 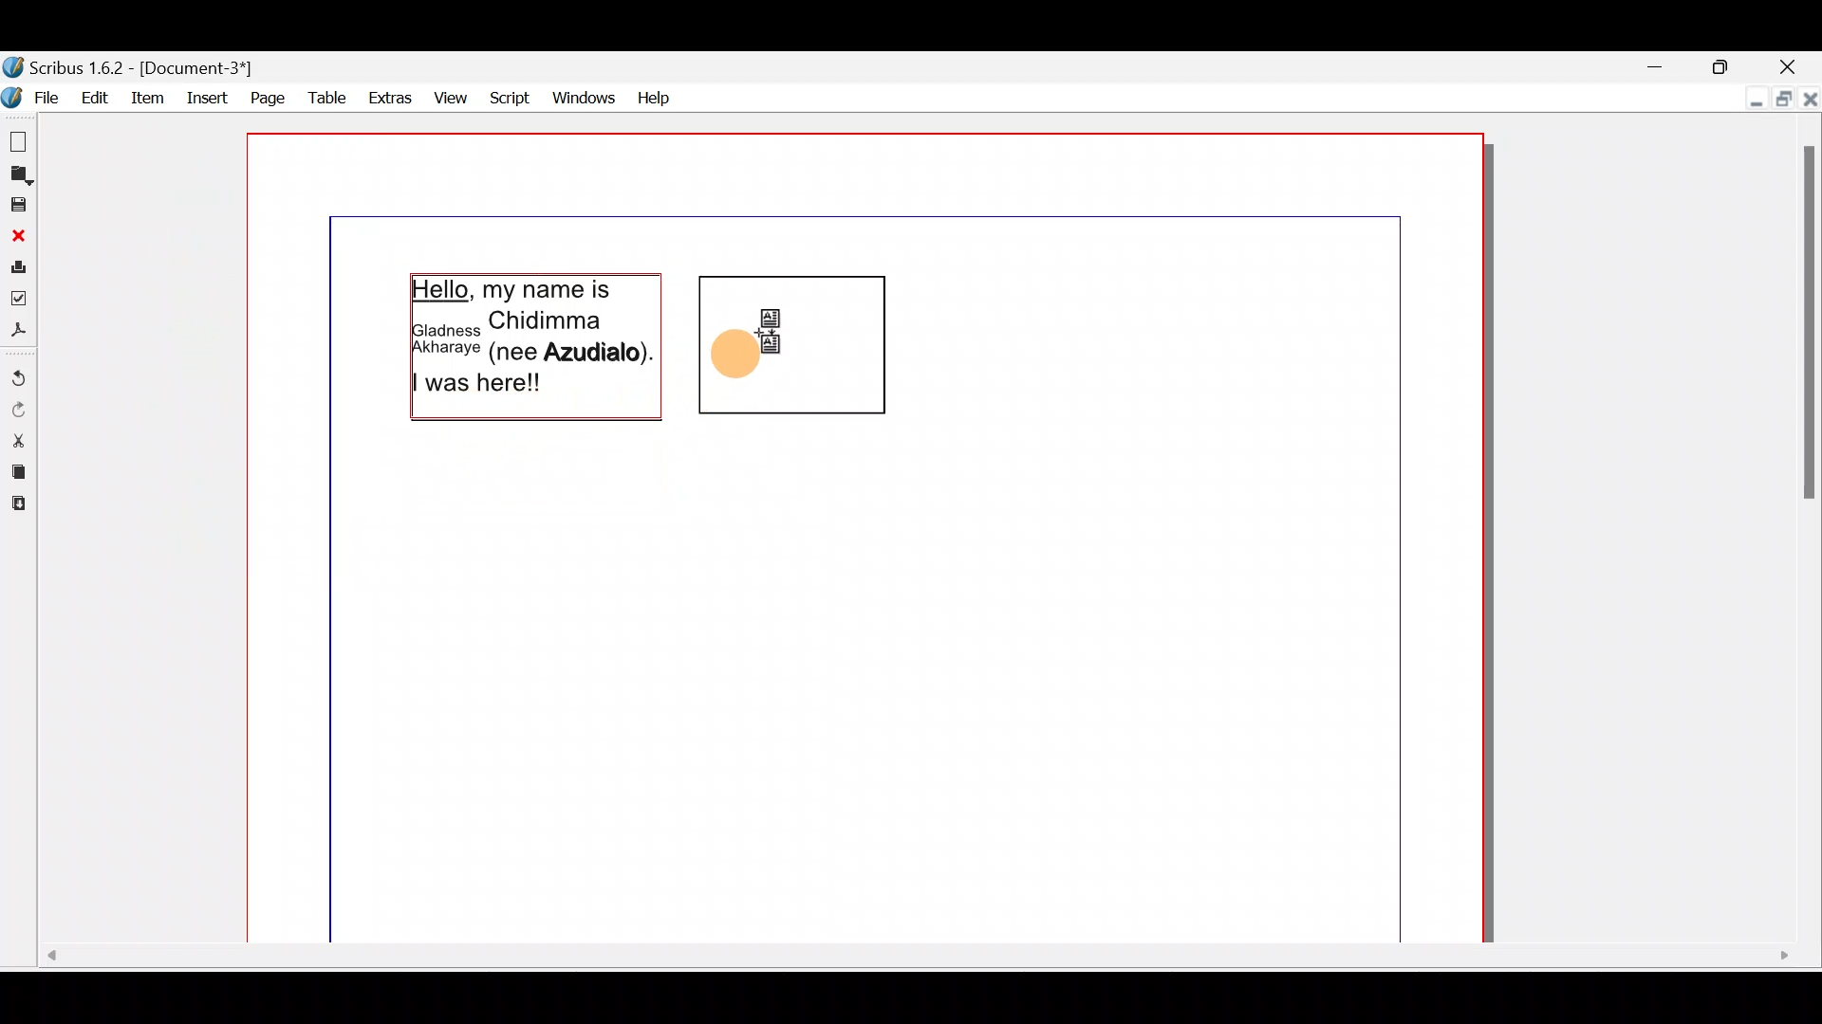 What do you see at coordinates (18, 472) in the screenshot?
I see `Copy` at bounding box center [18, 472].